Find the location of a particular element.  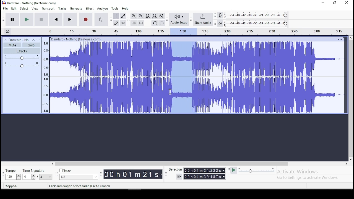

horizontal scroll bar is located at coordinates (199, 164).